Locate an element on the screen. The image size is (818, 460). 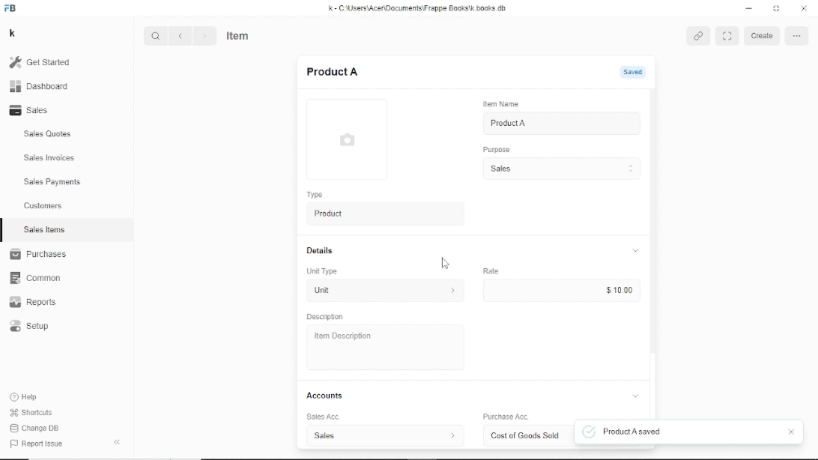
Rate is located at coordinates (491, 270).